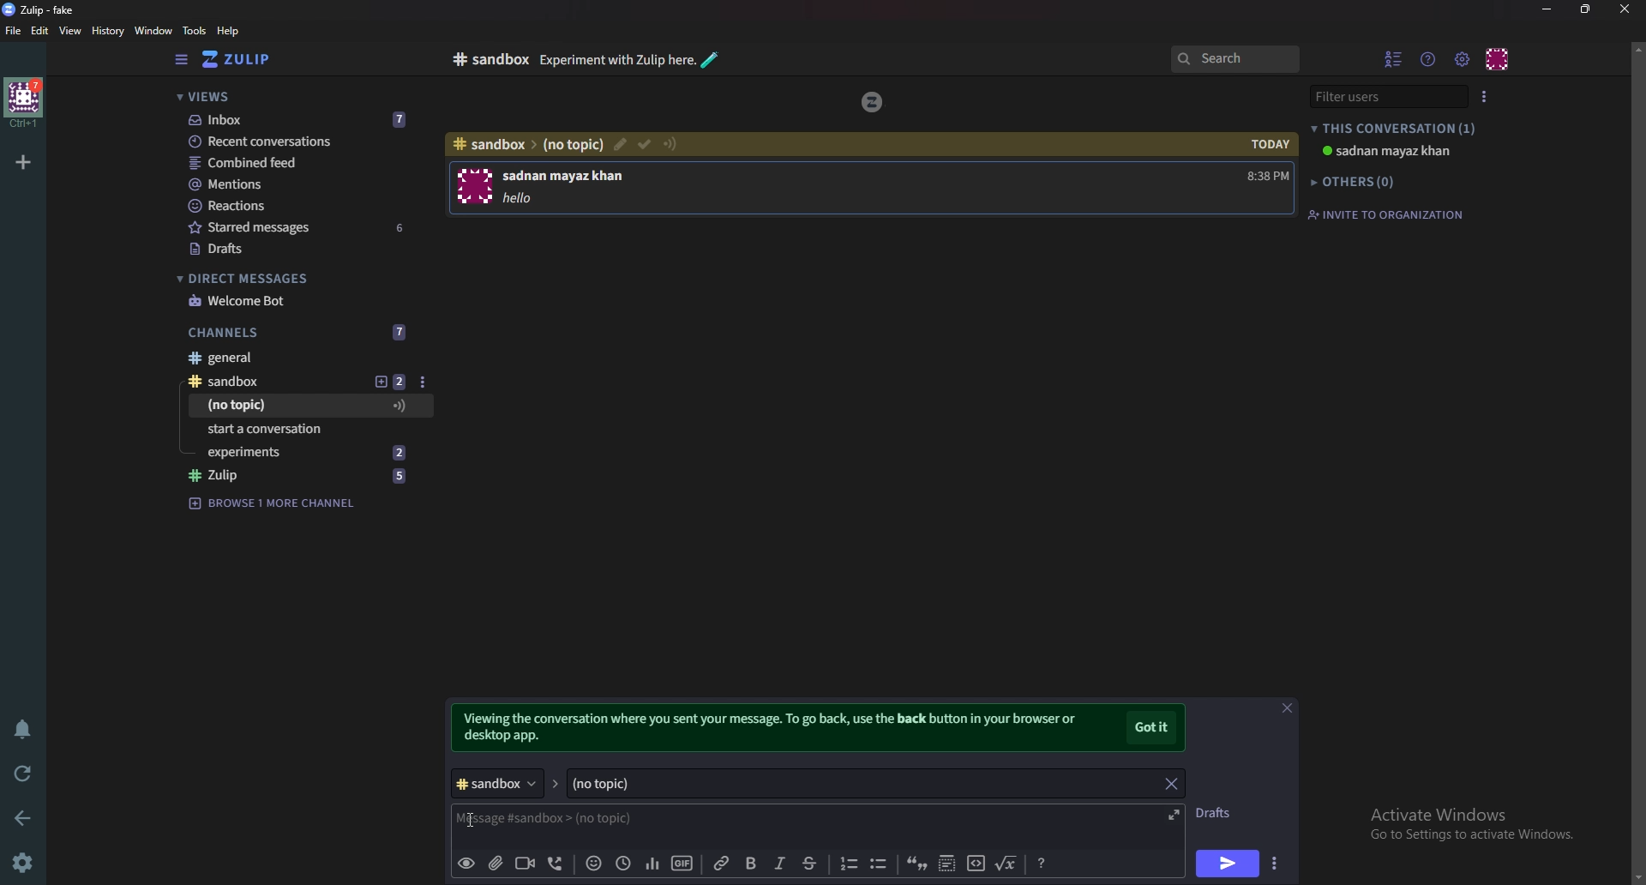 Image resolution: width=1646 pixels, height=885 pixels. Describe the element at coordinates (874, 100) in the screenshot. I see `zulip` at that location.